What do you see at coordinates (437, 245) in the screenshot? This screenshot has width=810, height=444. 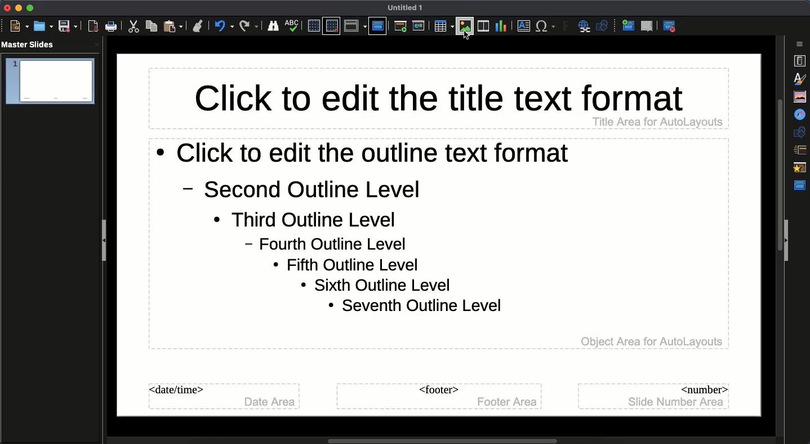 I see `Master slide text` at bounding box center [437, 245].